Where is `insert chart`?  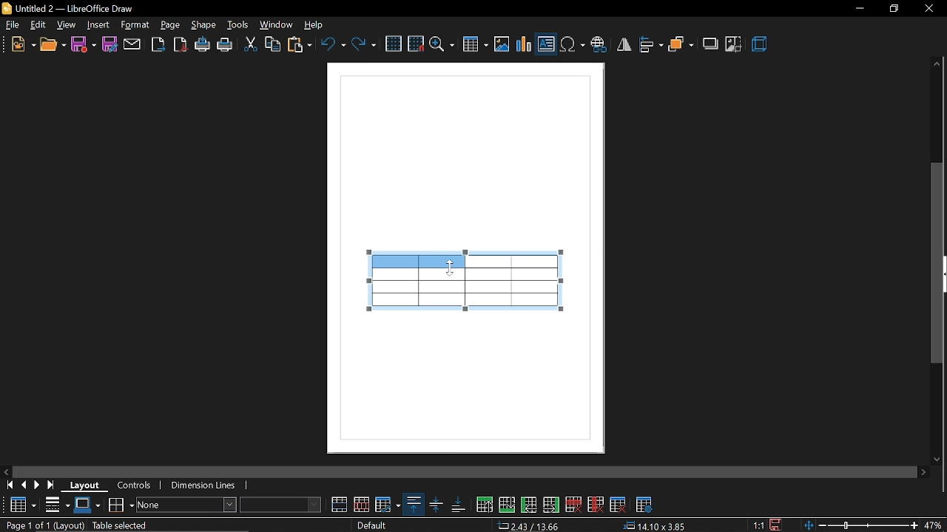 insert chart is located at coordinates (524, 43).